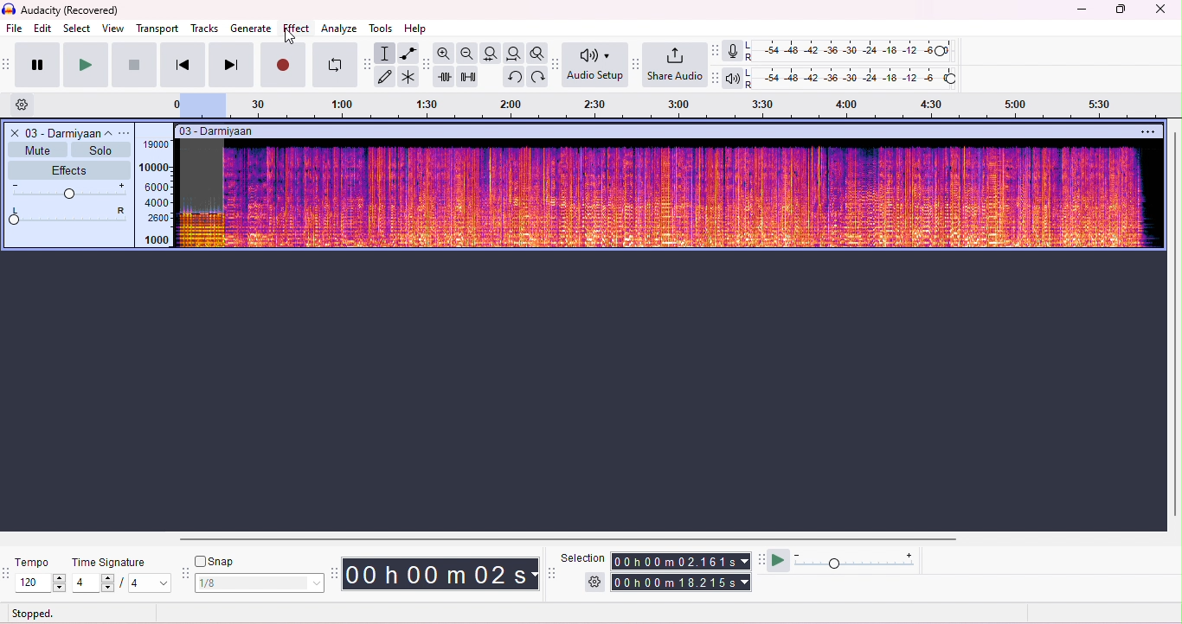 Image resolution: width=1182 pixels, height=624 pixels. What do you see at coordinates (27, 105) in the screenshot?
I see `settings` at bounding box center [27, 105].